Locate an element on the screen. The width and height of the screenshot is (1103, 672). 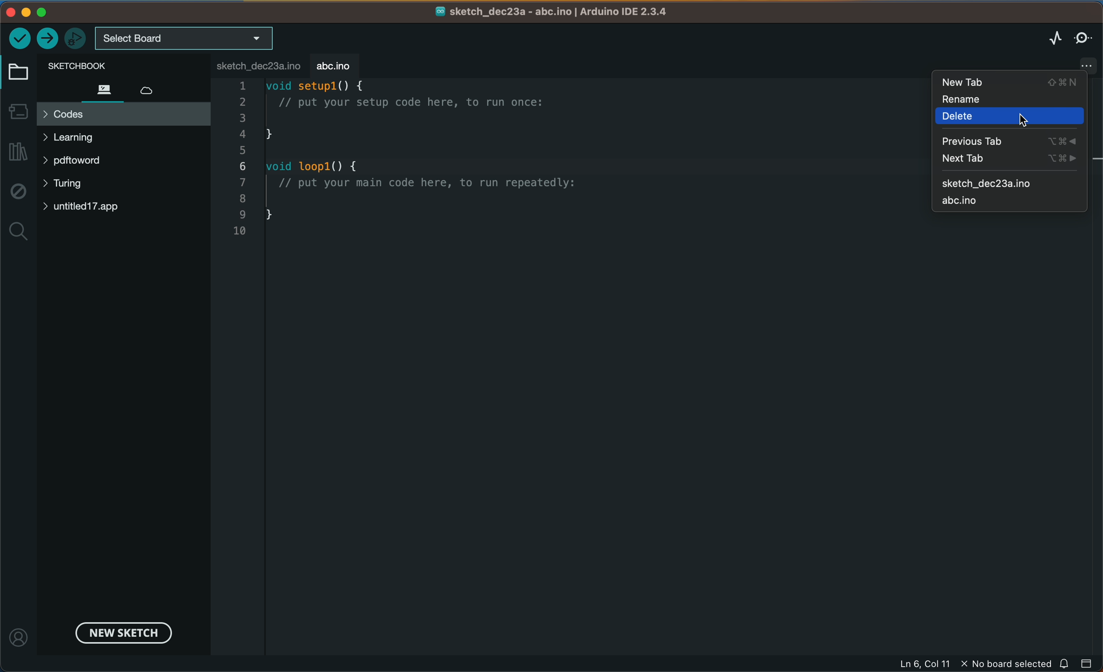
abc is located at coordinates (1004, 201).